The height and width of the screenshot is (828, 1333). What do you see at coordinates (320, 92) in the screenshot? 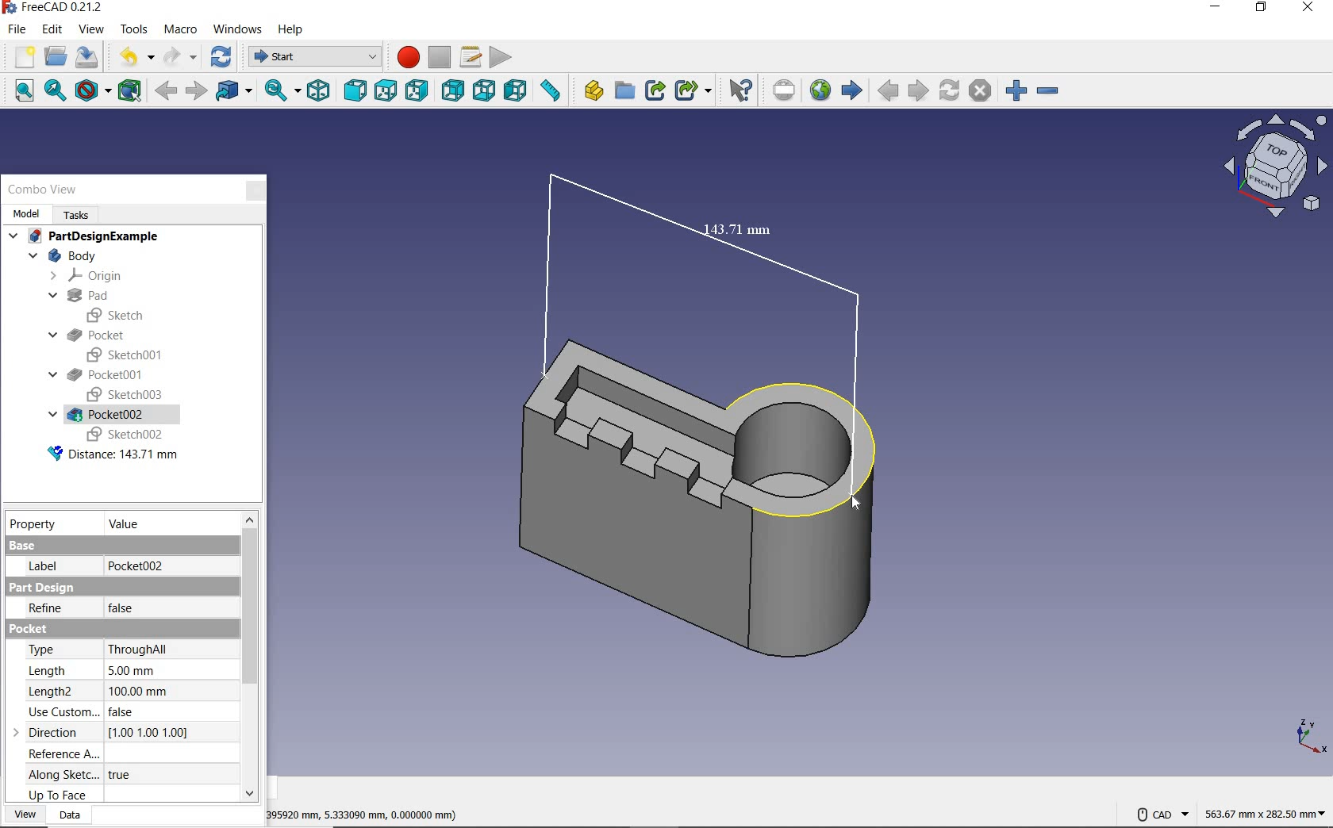
I see `isometric` at bounding box center [320, 92].